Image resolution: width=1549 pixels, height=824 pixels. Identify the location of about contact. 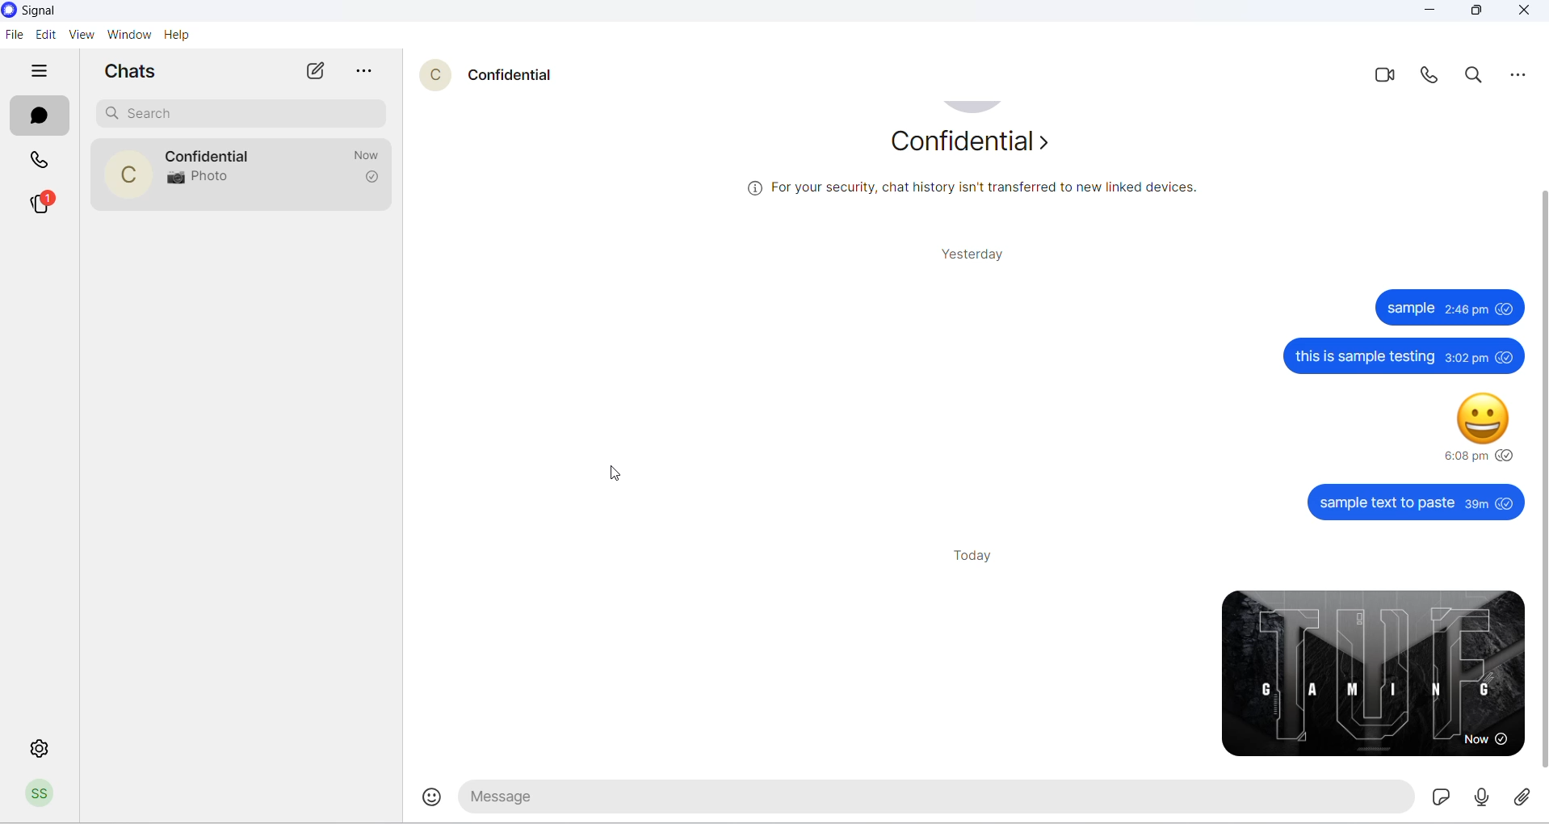
(971, 145).